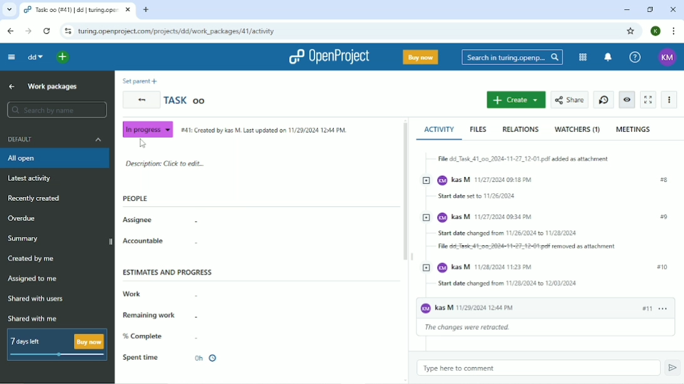  What do you see at coordinates (478, 130) in the screenshot?
I see `Files` at bounding box center [478, 130].